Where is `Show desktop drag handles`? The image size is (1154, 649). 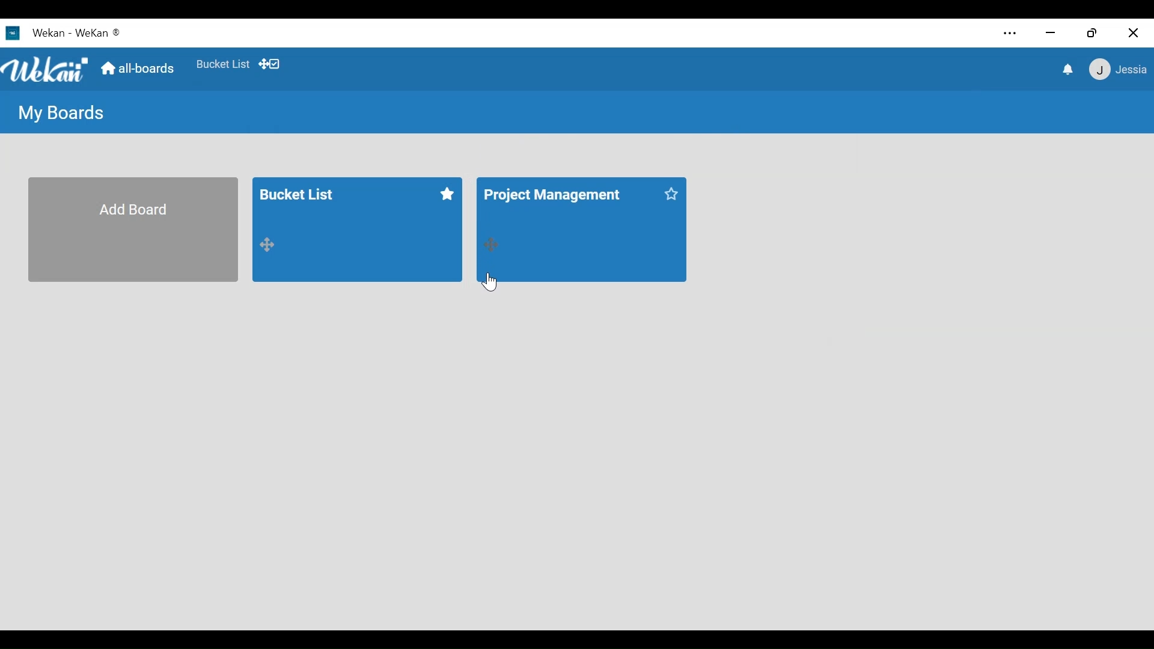 Show desktop drag handles is located at coordinates (271, 63).